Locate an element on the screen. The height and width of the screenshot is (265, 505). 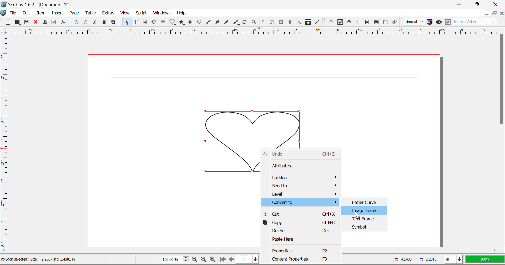
Copy is located at coordinates (300, 223).